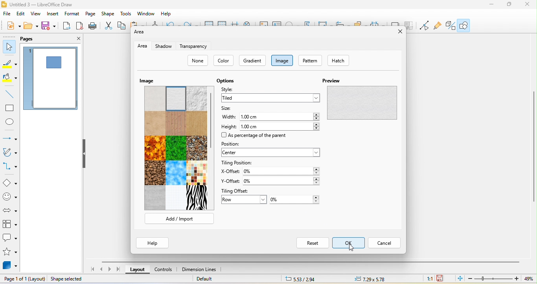  I want to click on hide, so click(85, 157).